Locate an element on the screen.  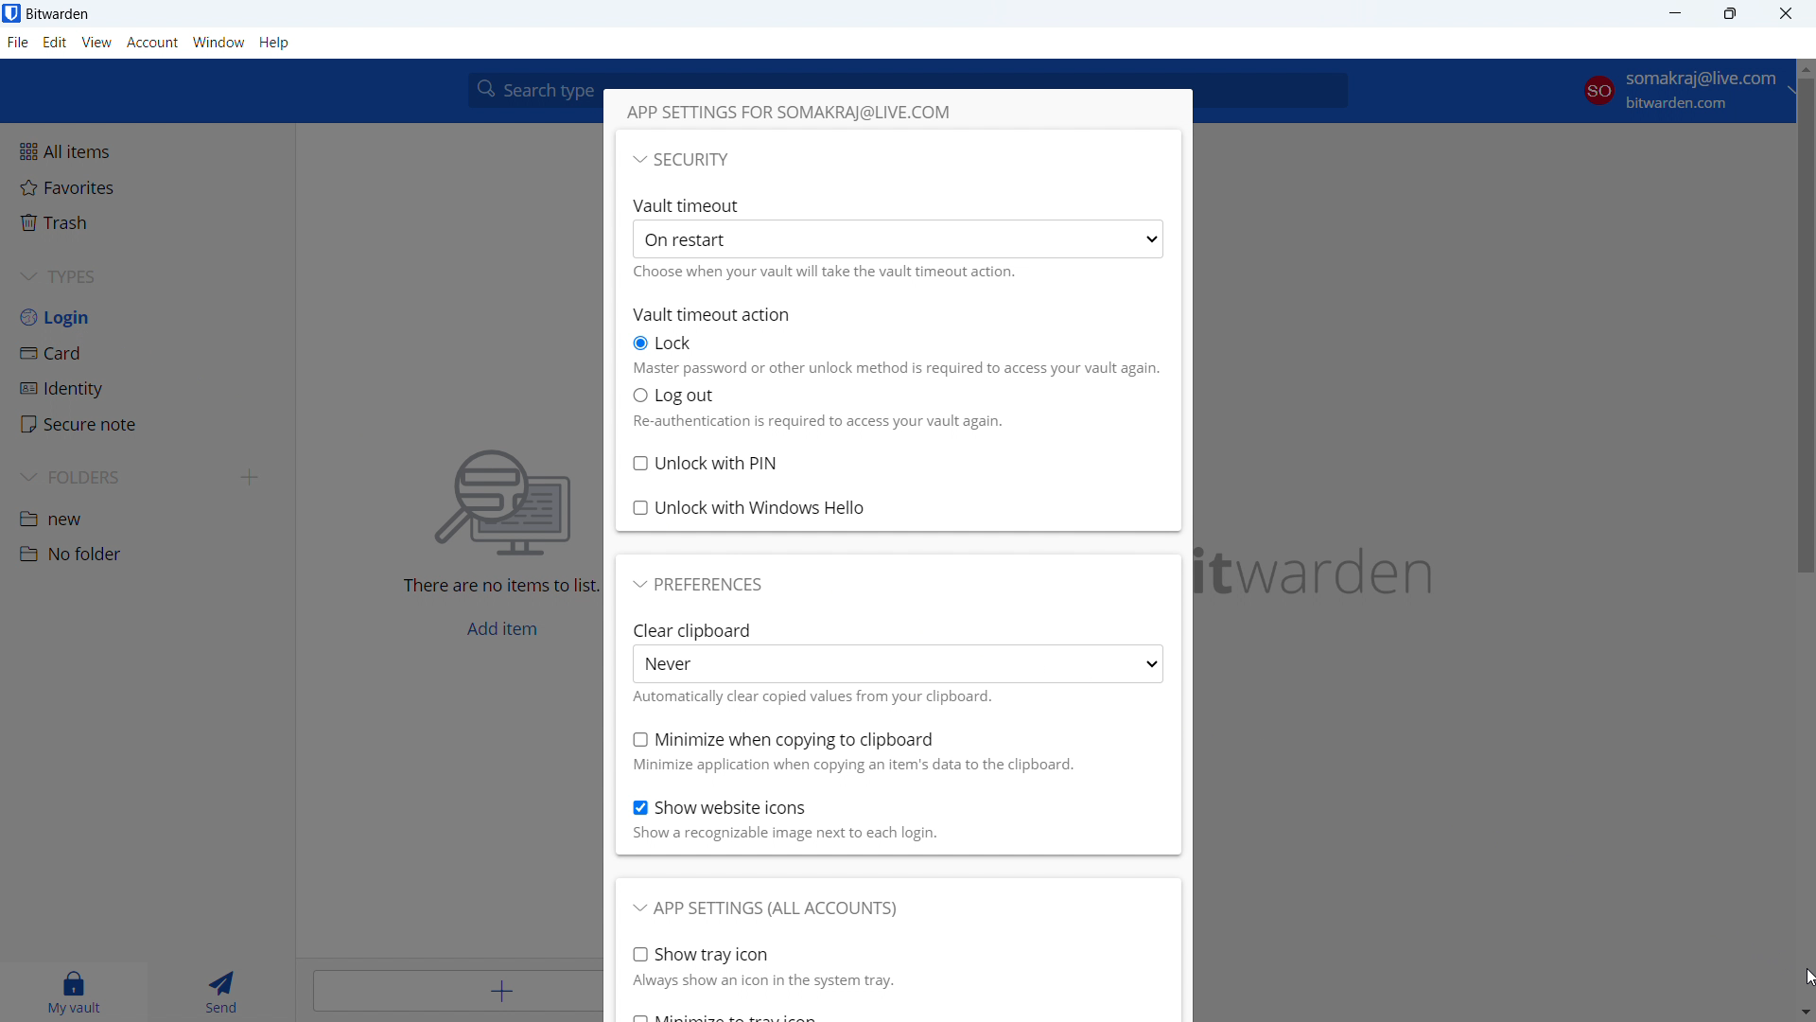
folder 2 is located at coordinates (146, 554).